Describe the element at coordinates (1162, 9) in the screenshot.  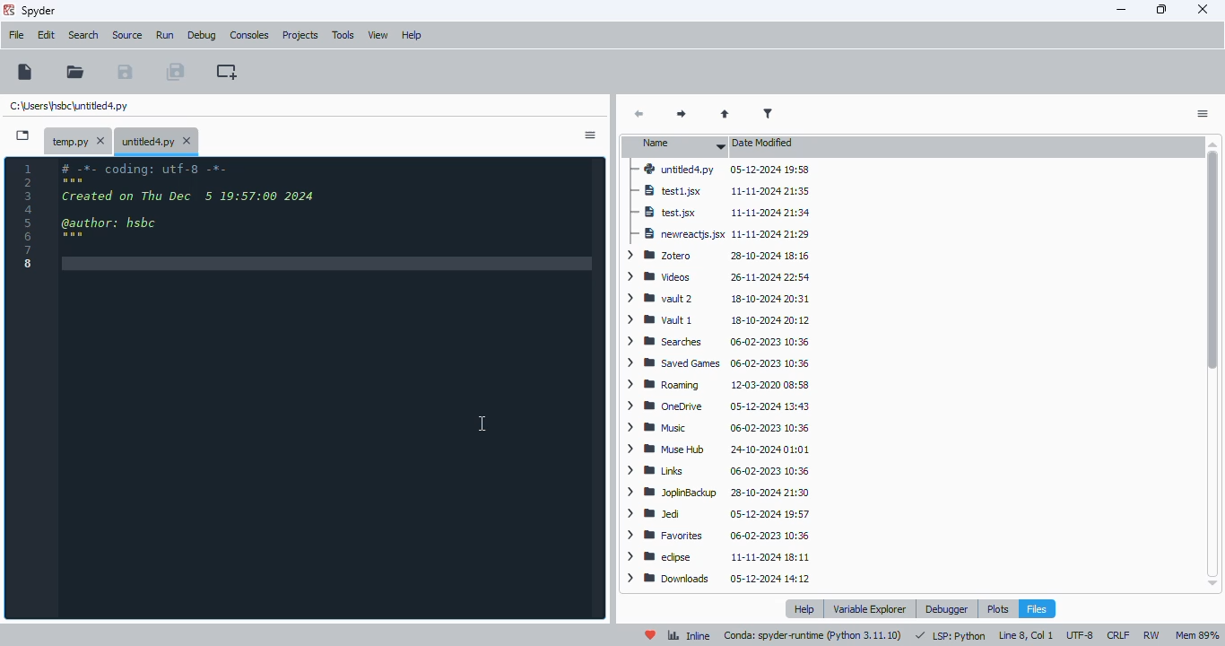
I see `maximize` at that location.